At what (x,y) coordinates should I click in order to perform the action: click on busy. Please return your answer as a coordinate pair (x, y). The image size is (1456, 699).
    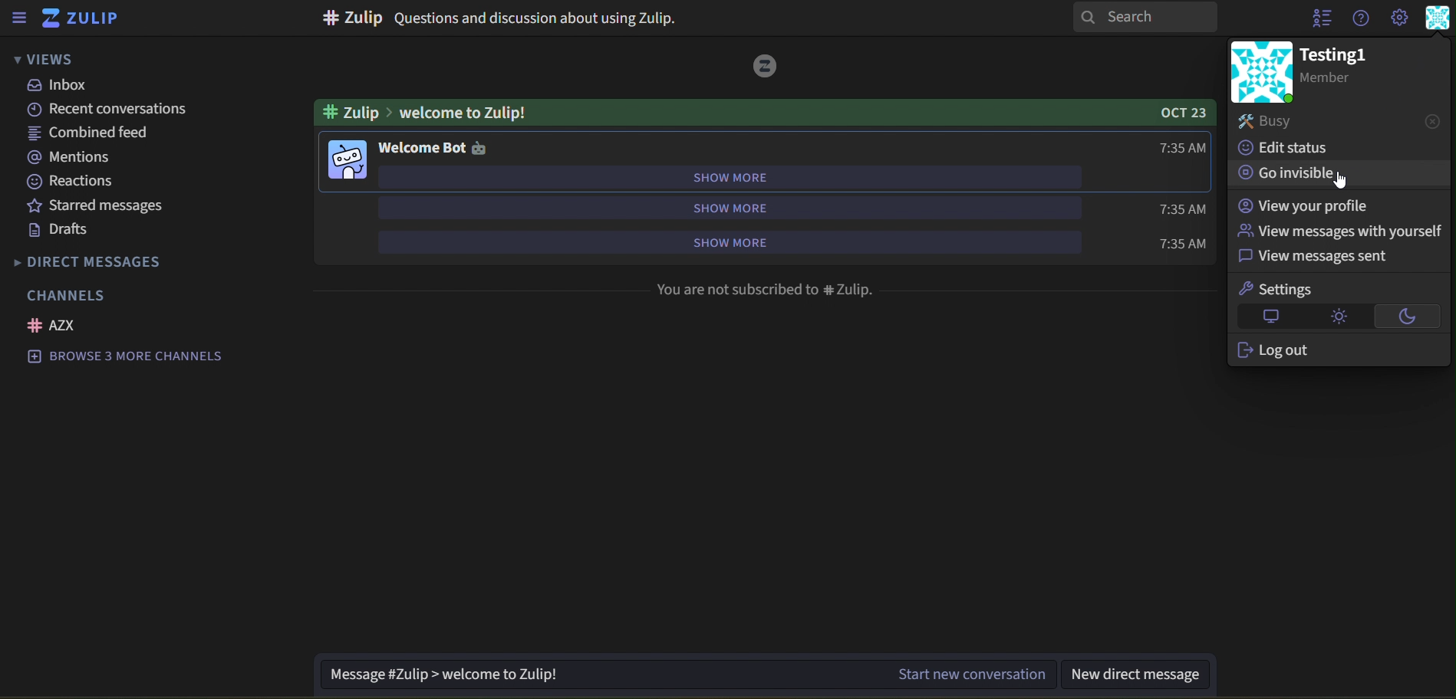
    Looking at the image, I should click on (1339, 121).